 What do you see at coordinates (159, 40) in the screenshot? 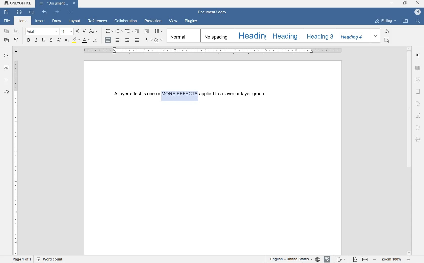
I see `SHADING` at bounding box center [159, 40].